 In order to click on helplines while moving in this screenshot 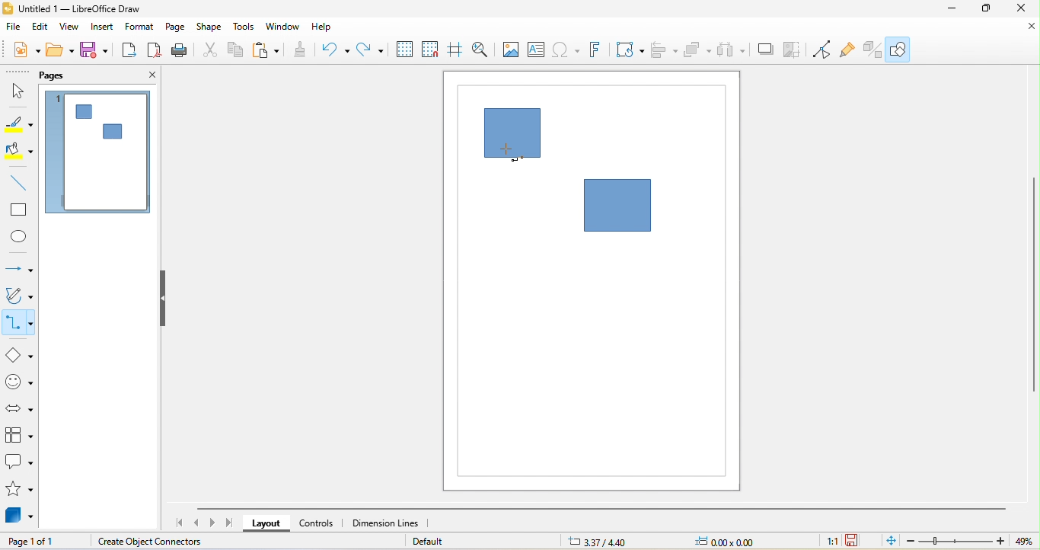, I will do `click(458, 49)`.